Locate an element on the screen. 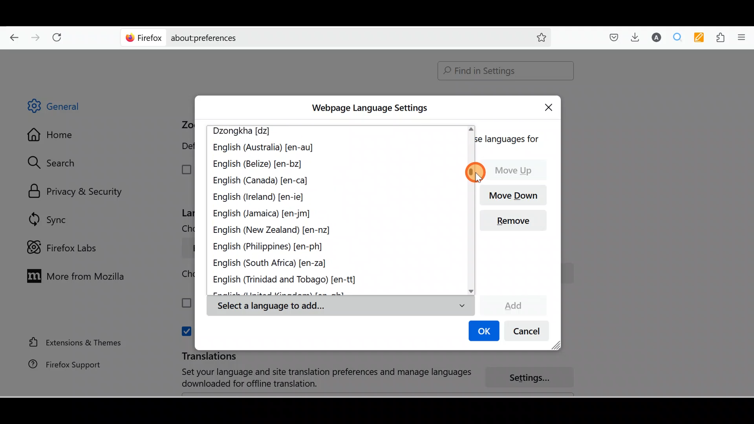 This screenshot has width=754, height=424. Account is located at coordinates (655, 37).